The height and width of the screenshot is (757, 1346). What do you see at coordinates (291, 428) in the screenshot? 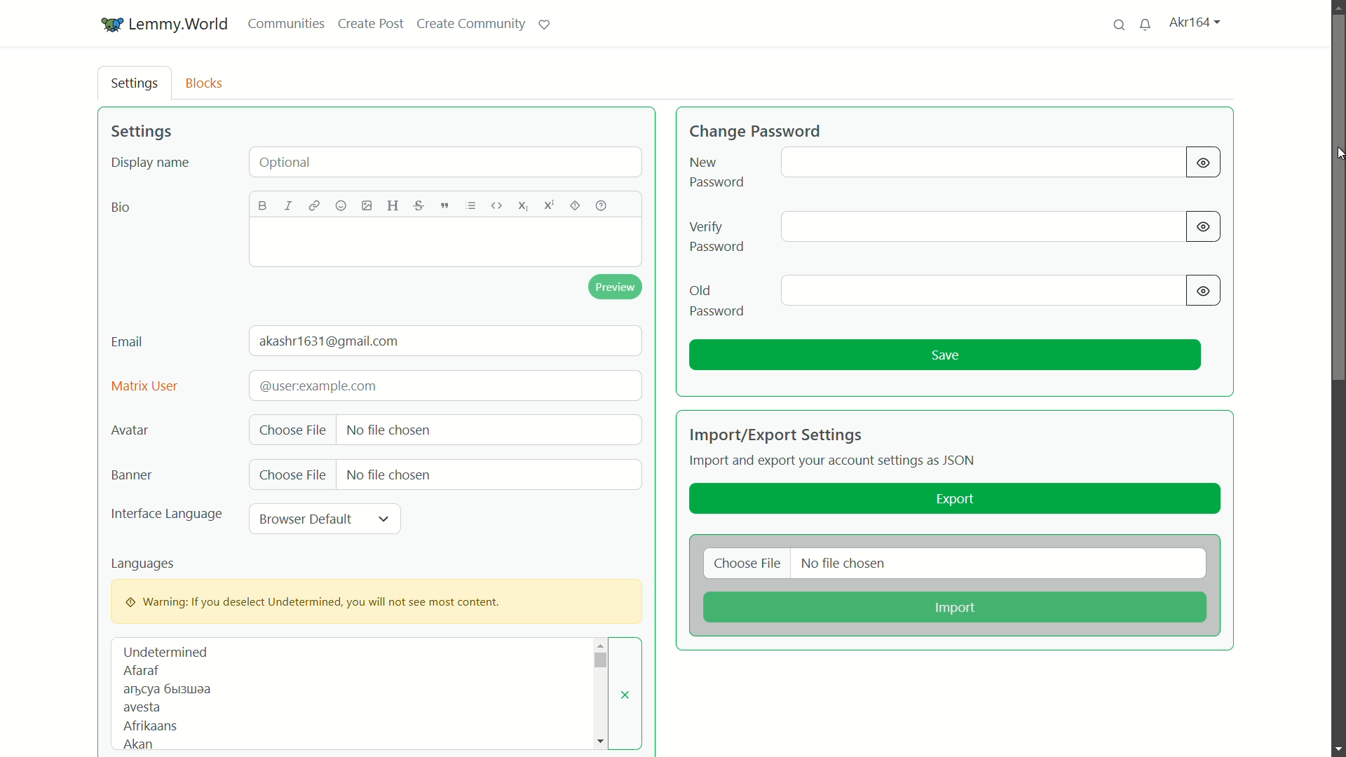
I see `choose file` at bounding box center [291, 428].